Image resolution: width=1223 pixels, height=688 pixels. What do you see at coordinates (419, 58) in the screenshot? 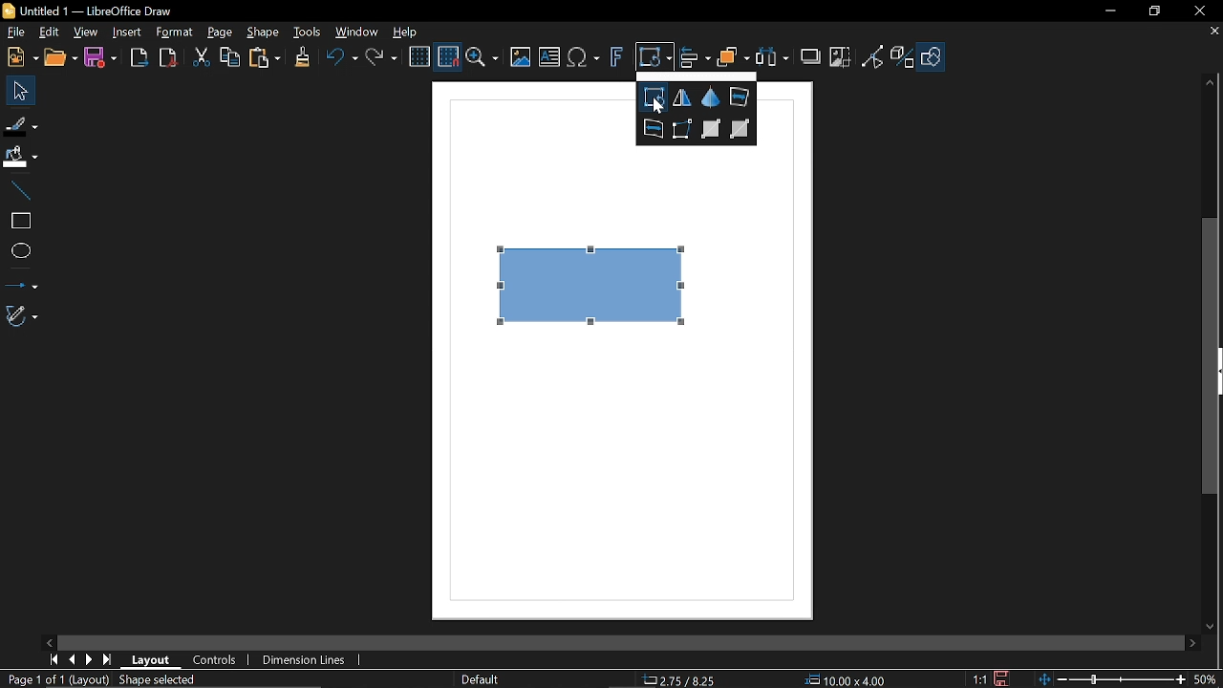
I see `Display grid` at bounding box center [419, 58].